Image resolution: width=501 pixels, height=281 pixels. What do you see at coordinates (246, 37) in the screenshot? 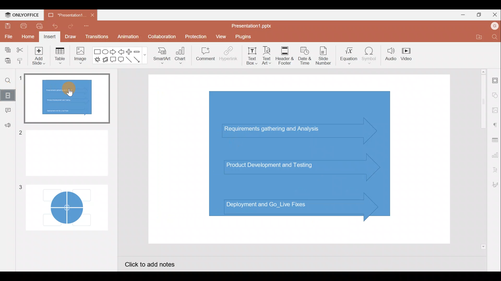
I see `Plugins` at bounding box center [246, 37].